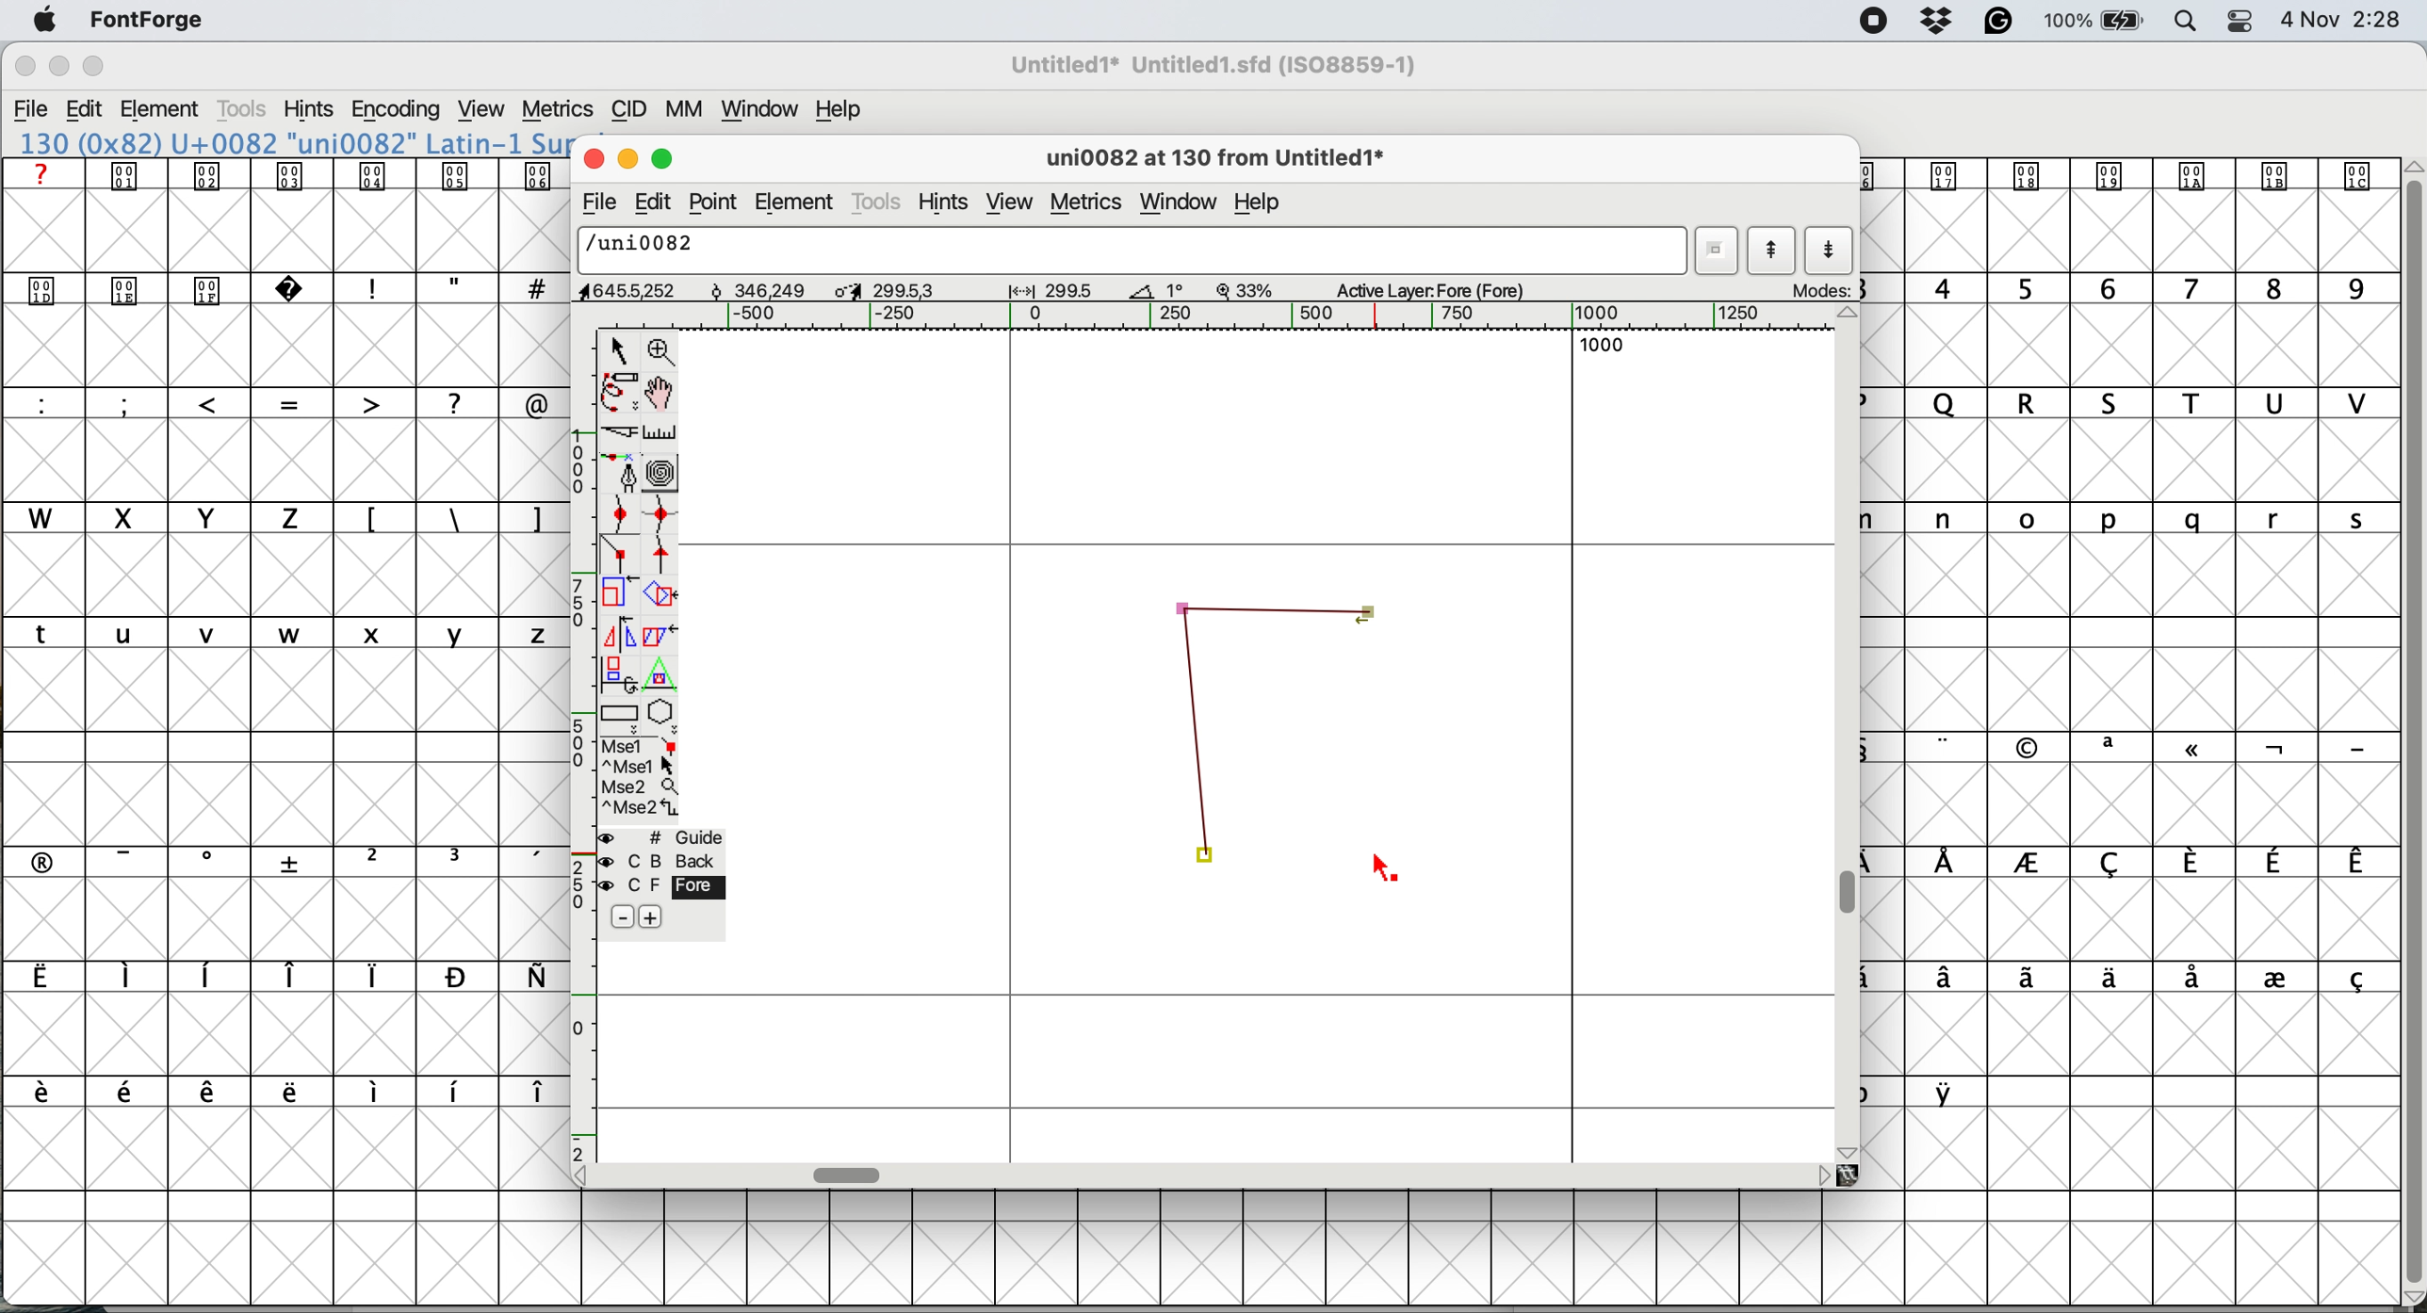 The image size is (2427, 1313). I want to click on add, so click(649, 917).